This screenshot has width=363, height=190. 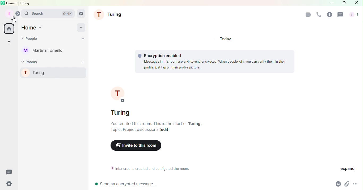 I want to click on element, so click(x=12, y=3).